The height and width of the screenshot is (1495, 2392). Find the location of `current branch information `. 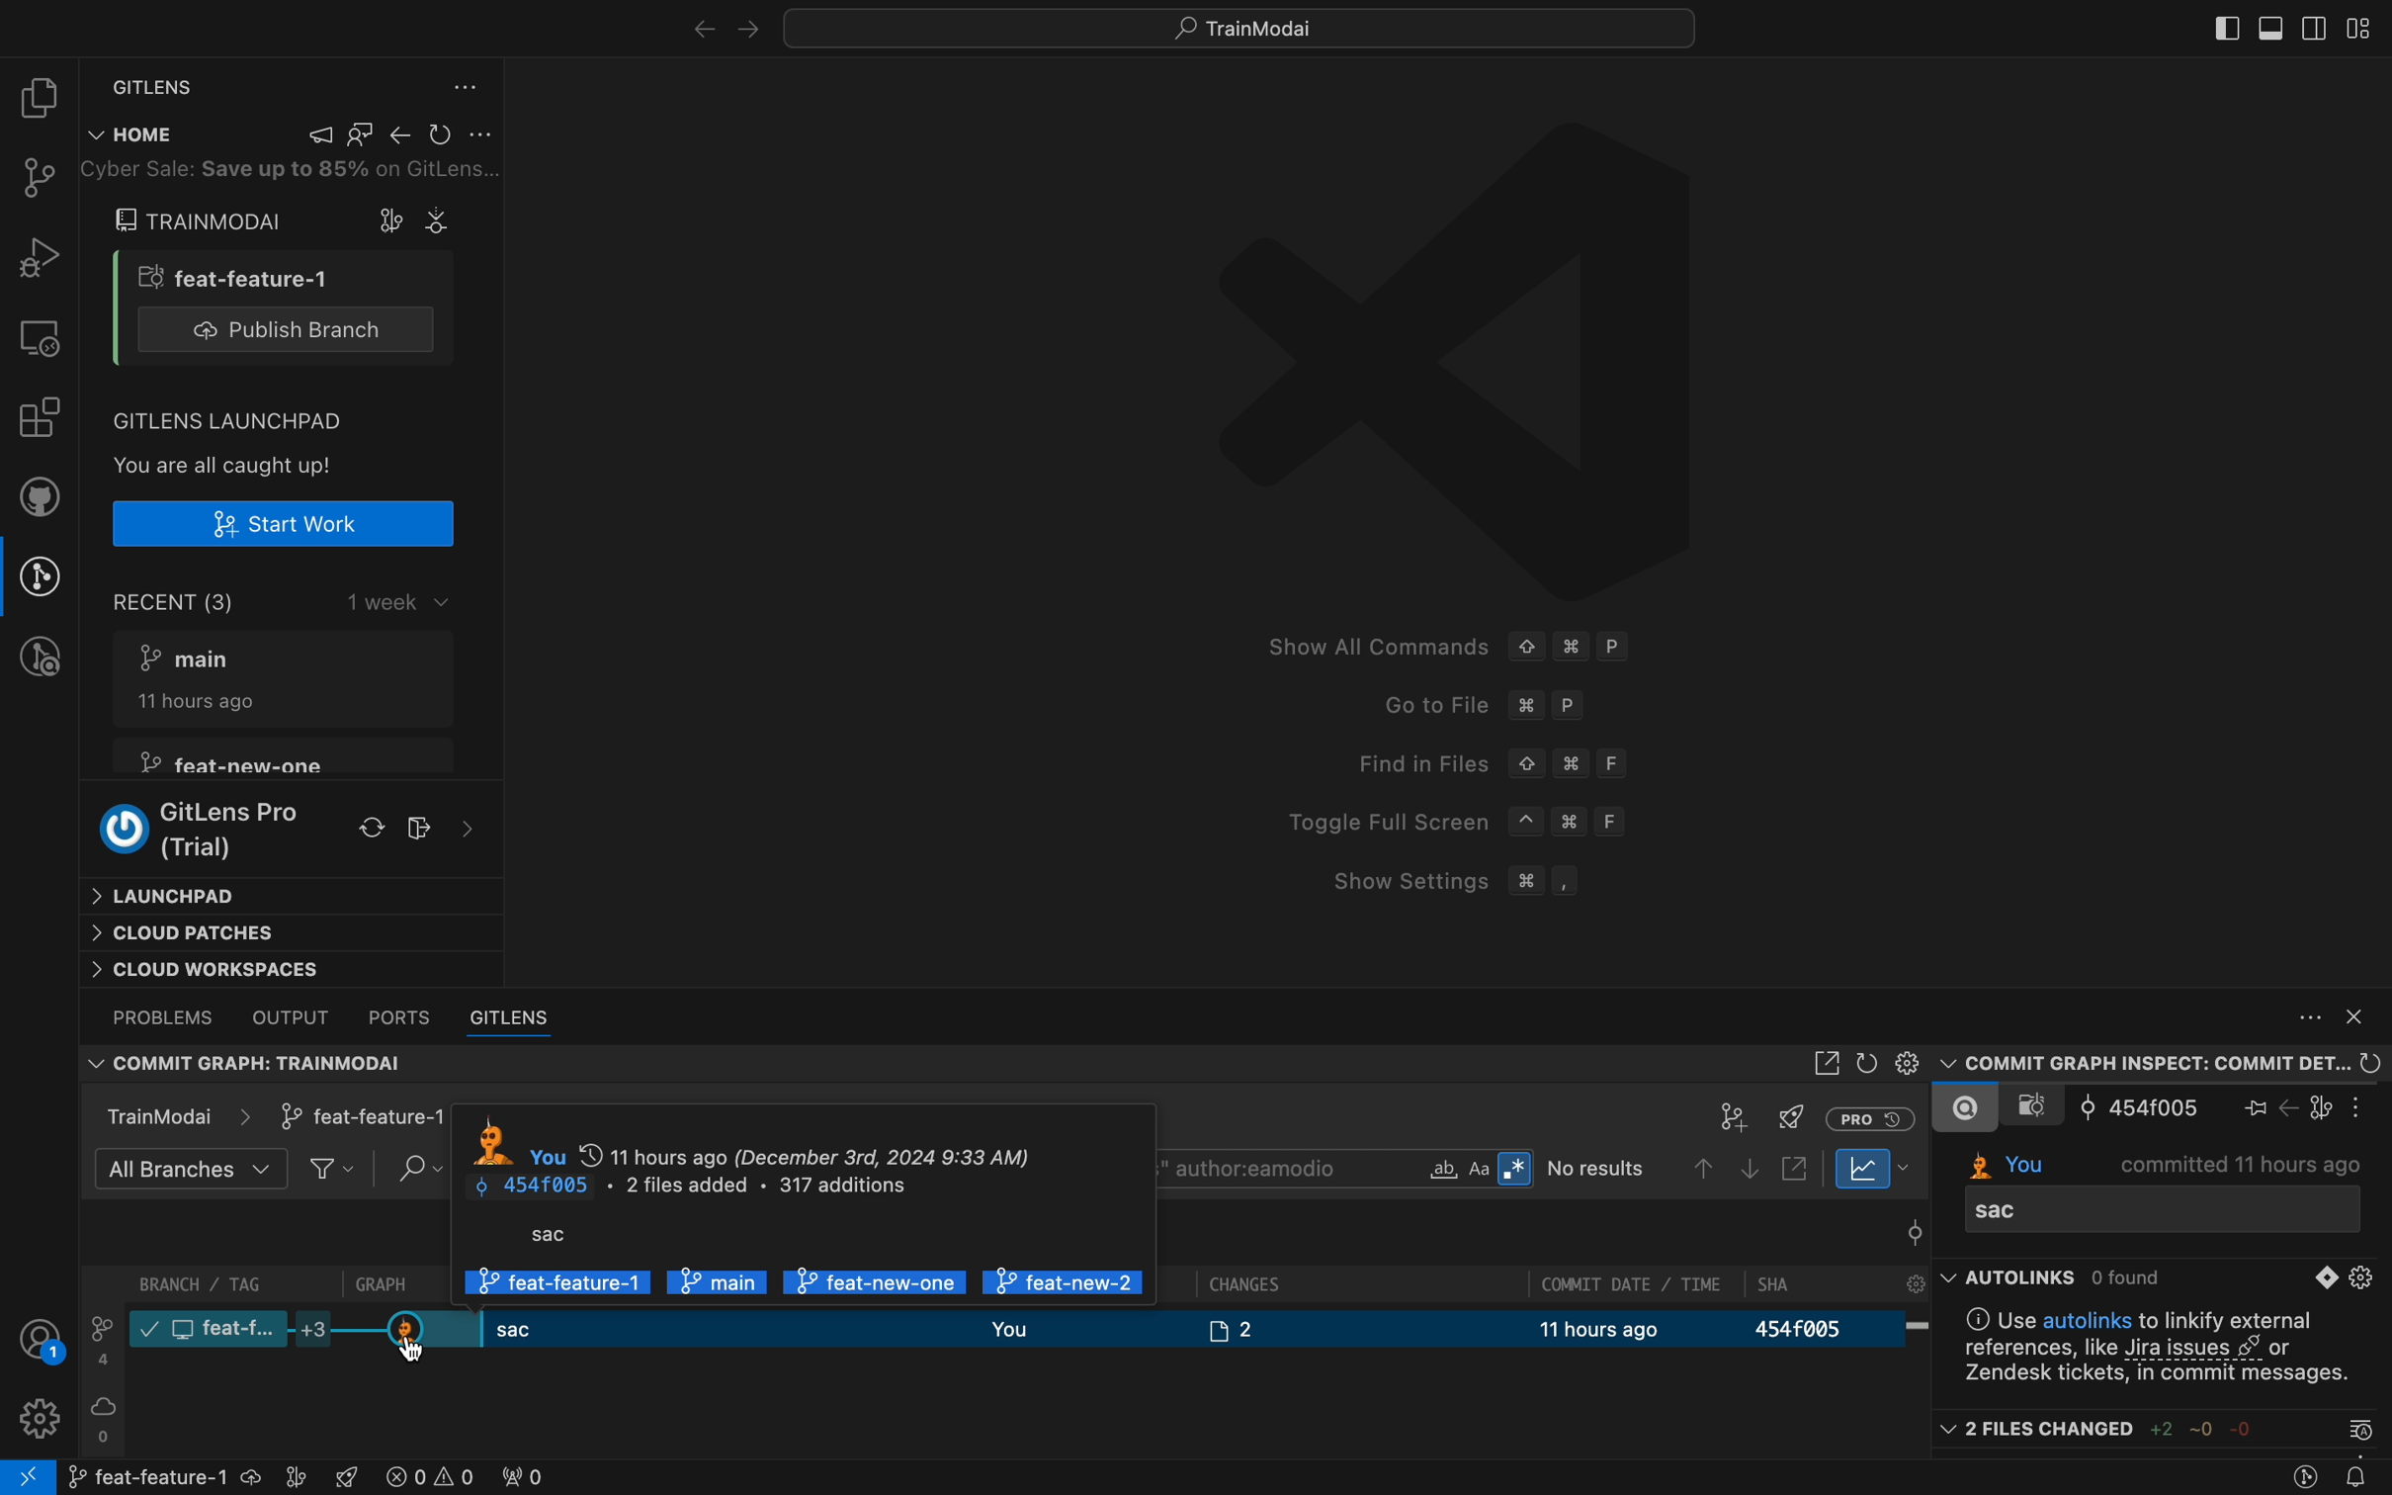

current branch information  is located at coordinates (2161, 1252).